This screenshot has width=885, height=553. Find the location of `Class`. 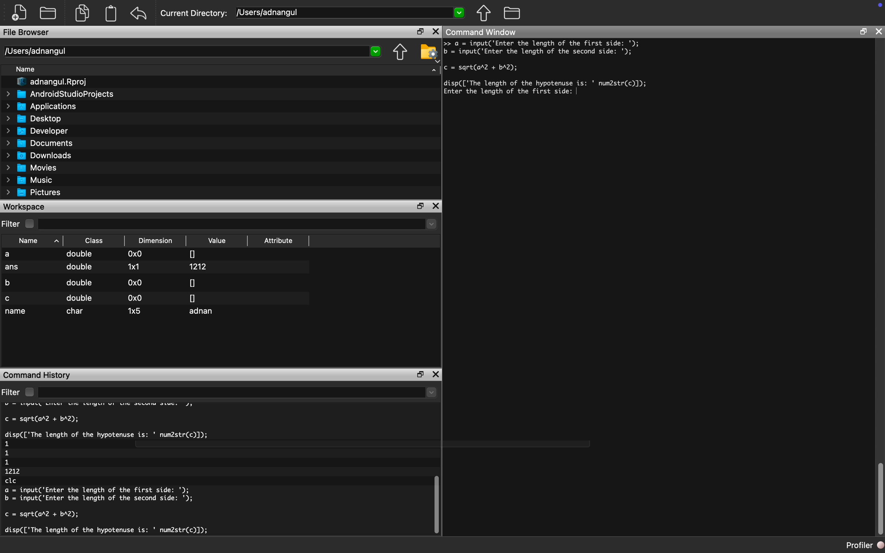

Class is located at coordinates (94, 240).